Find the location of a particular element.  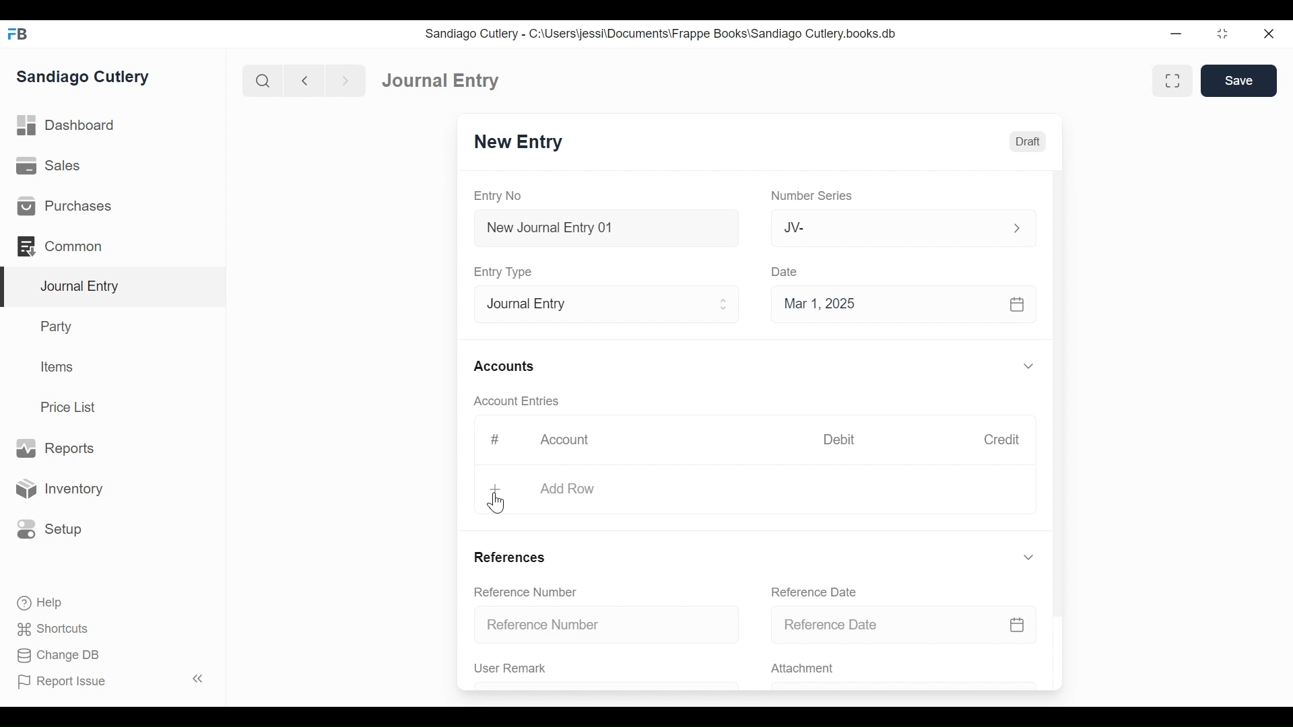

Entry Type is located at coordinates (502, 271).